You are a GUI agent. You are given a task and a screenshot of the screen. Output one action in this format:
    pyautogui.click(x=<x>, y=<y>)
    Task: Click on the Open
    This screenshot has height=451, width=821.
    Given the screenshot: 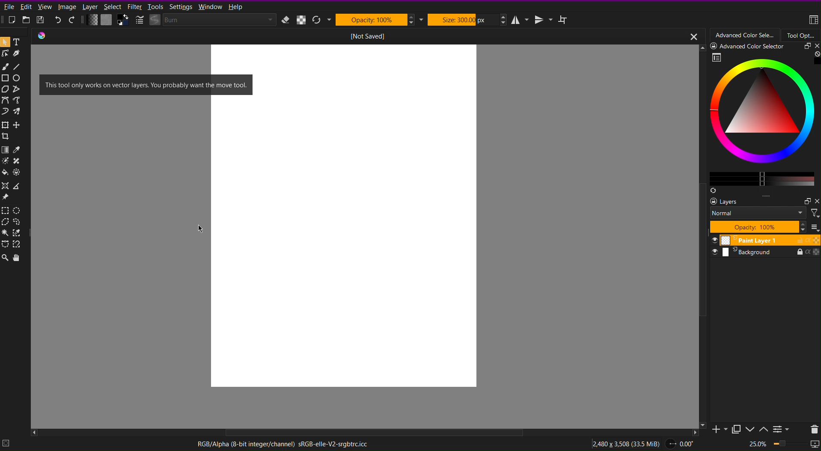 What is the action you would take?
    pyautogui.click(x=27, y=21)
    